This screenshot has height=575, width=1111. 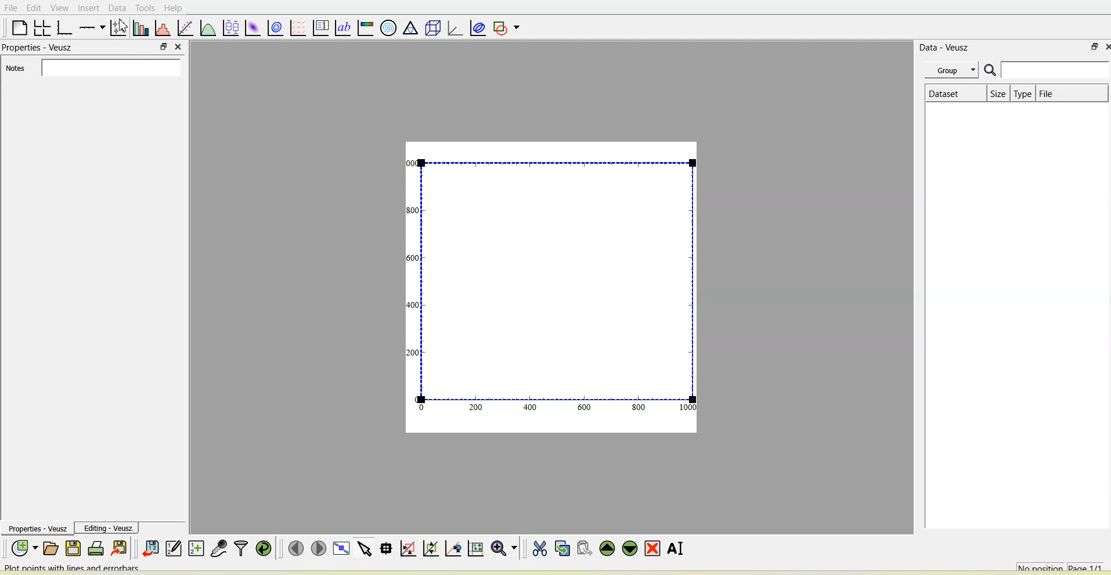 I want to click on 600, so click(x=586, y=407).